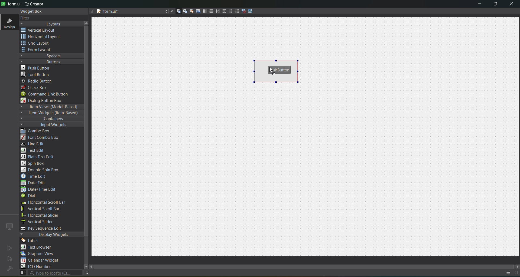  Describe the element at coordinates (36, 67) in the screenshot. I see `push` at that location.